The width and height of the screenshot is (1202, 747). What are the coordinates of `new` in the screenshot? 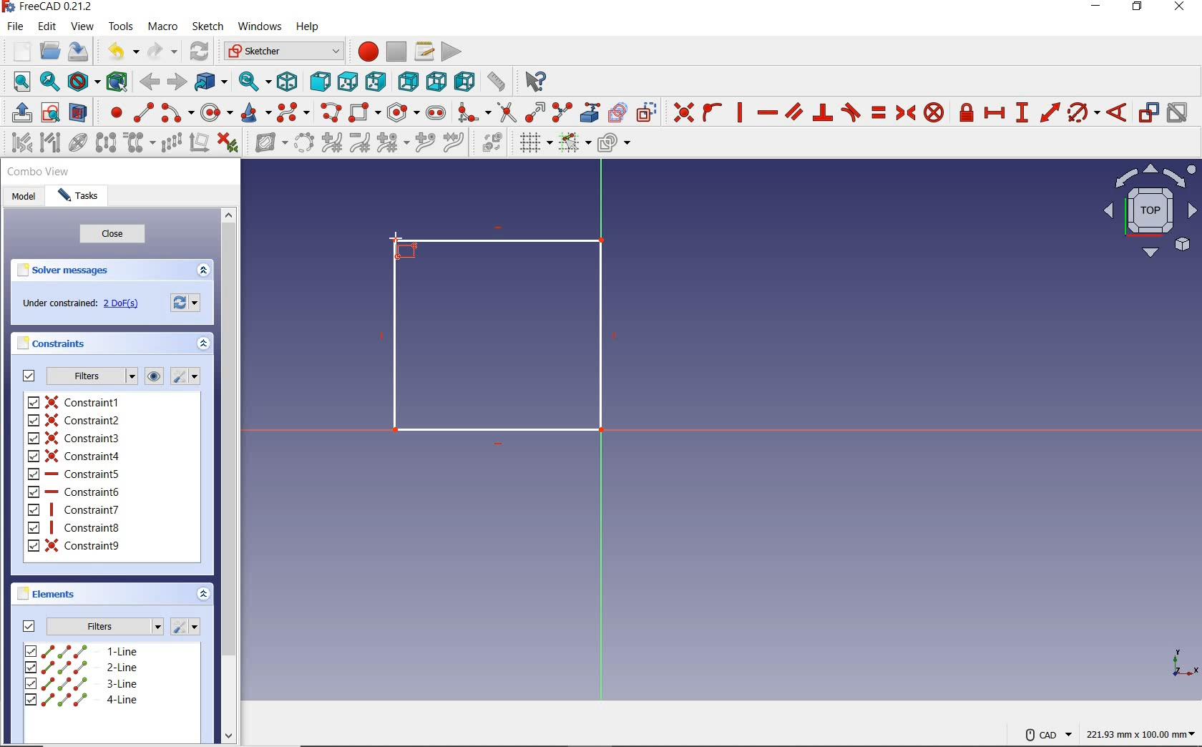 It's located at (17, 49).